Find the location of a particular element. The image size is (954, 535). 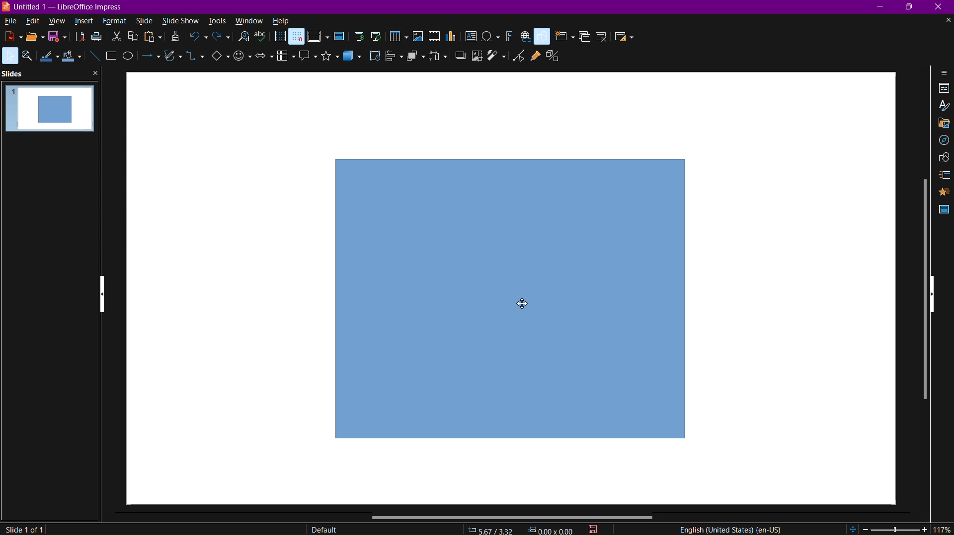

Shadow is located at coordinates (458, 59).